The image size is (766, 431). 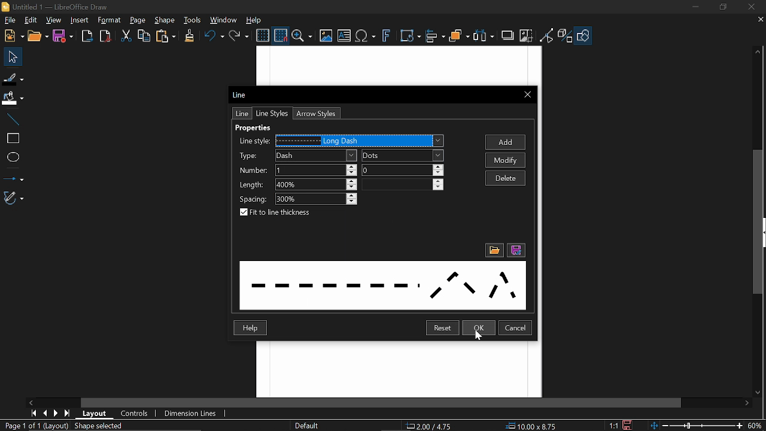 What do you see at coordinates (515, 251) in the screenshot?
I see `Save` at bounding box center [515, 251].